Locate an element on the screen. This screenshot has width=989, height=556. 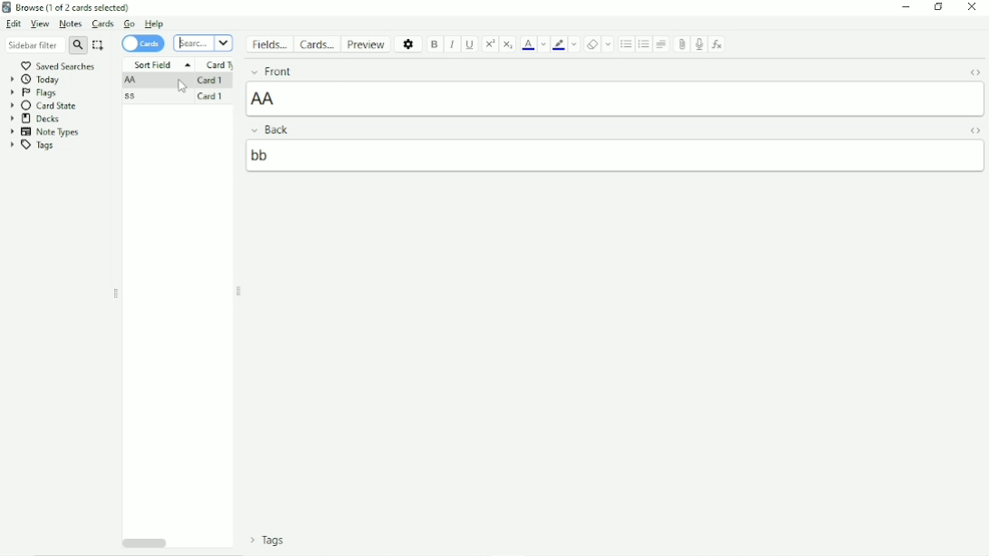
Cursor is located at coordinates (182, 87).